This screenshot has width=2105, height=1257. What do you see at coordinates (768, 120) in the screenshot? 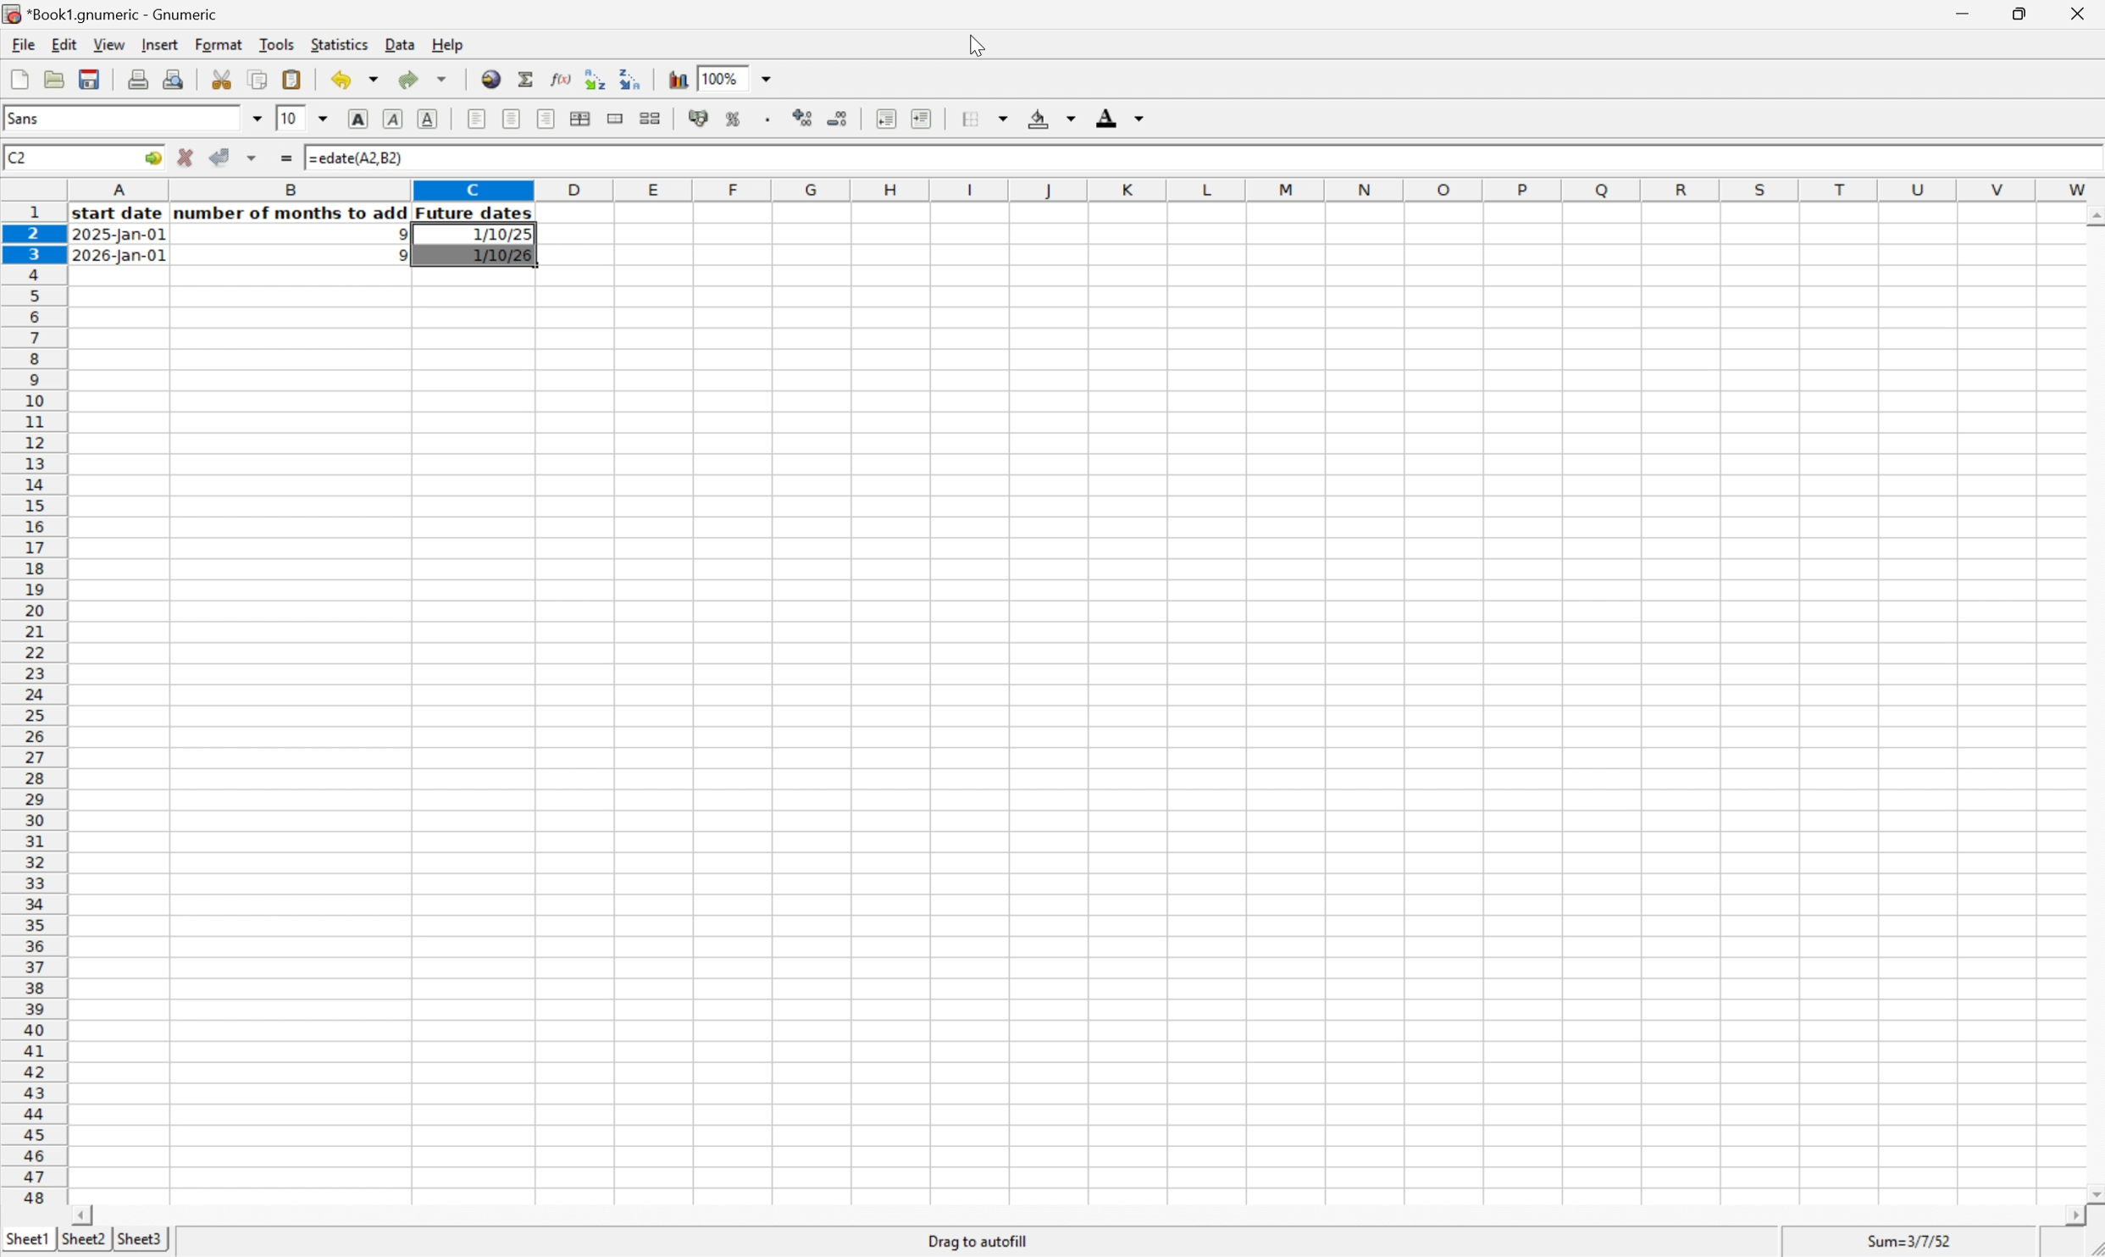
I see `Set the format of the selected cells to include a thousands separator` at bounding box center [768, 120].